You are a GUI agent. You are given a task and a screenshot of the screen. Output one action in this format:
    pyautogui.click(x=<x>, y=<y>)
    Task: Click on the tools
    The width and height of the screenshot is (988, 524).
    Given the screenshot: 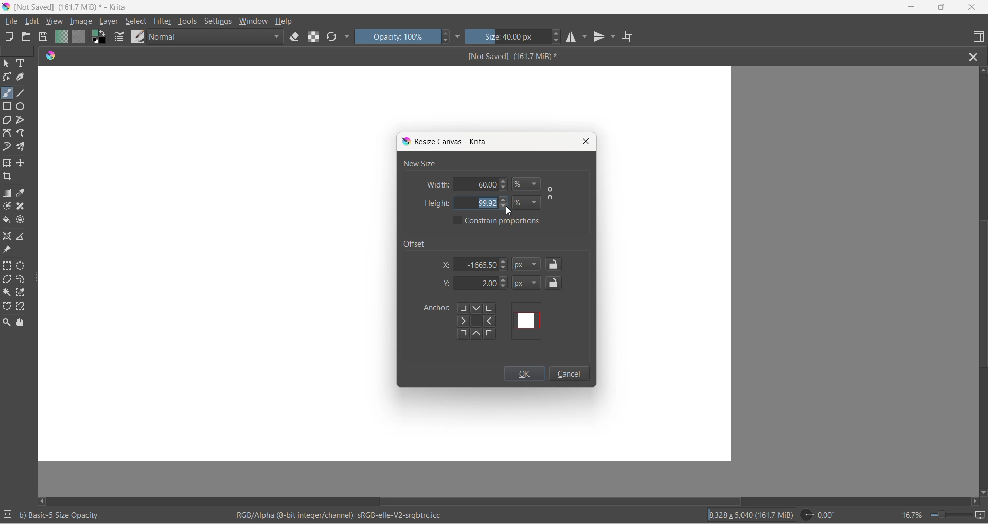 What is the action you would take?
    pyautogui.click(x=189, y=23)
    